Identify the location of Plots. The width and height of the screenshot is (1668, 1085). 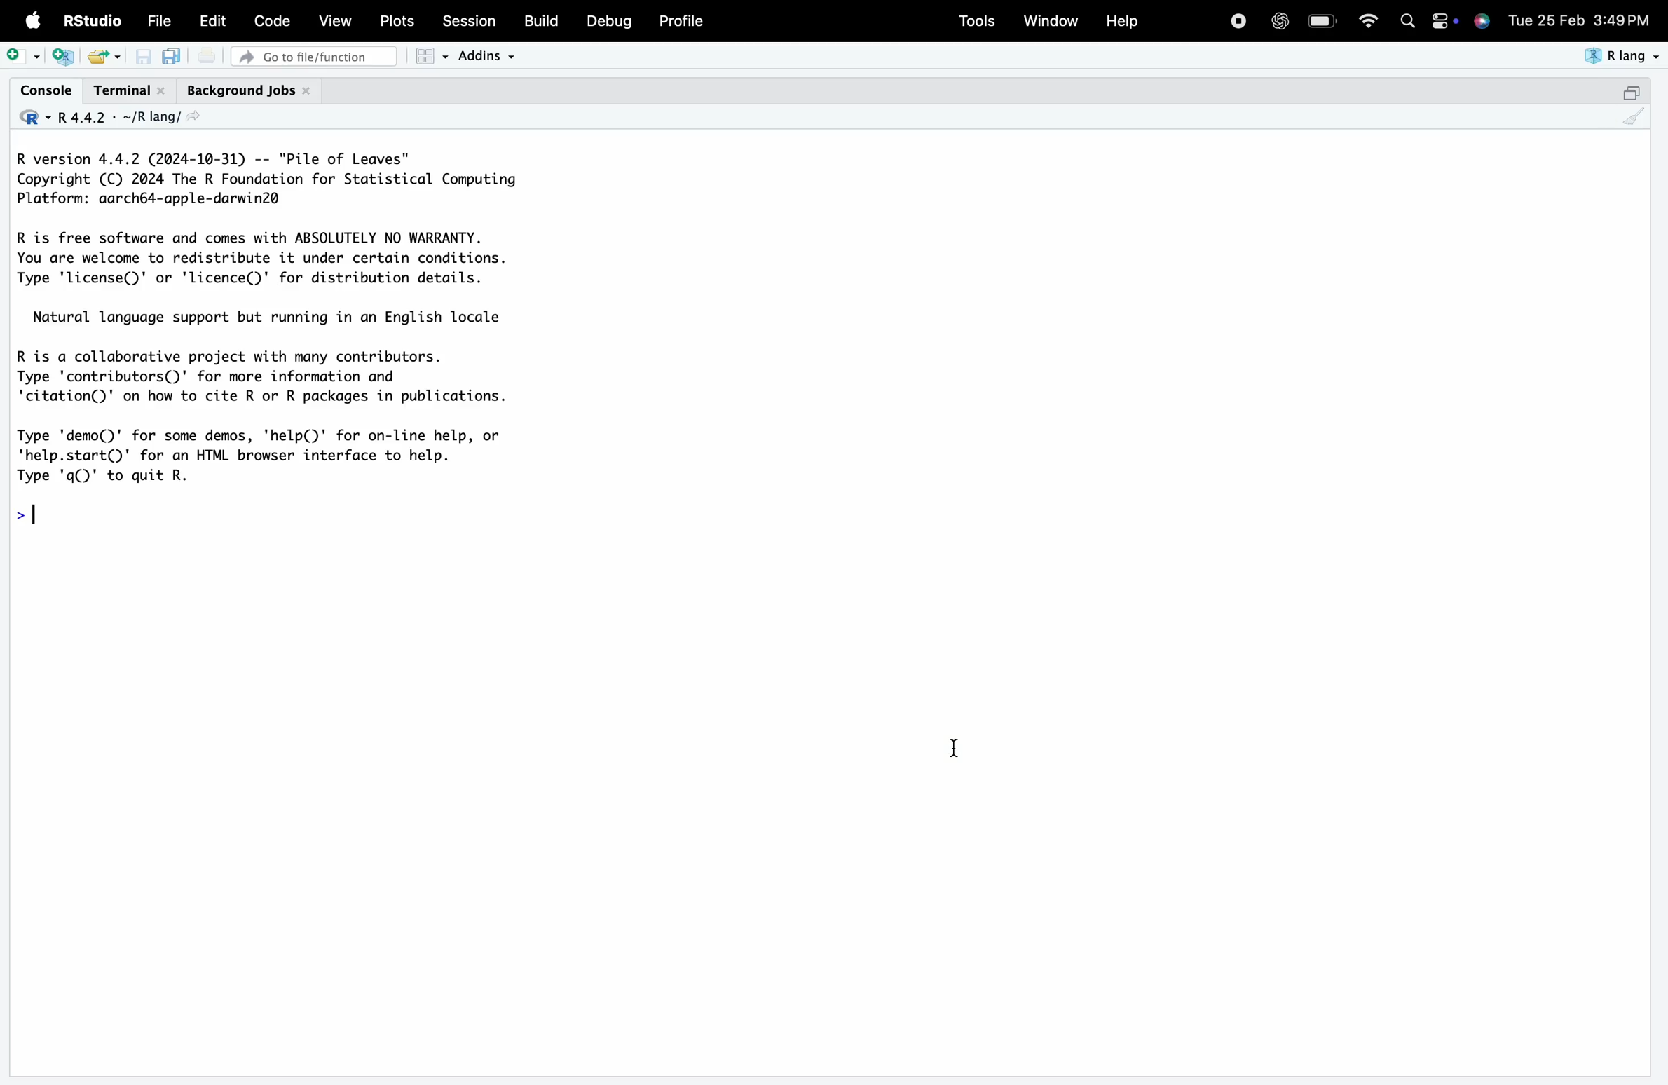
(395, 21).